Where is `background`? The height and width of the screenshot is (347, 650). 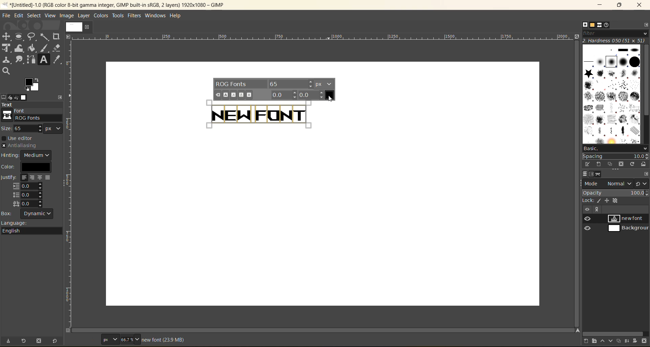 background is located at coordinates (627, 228).